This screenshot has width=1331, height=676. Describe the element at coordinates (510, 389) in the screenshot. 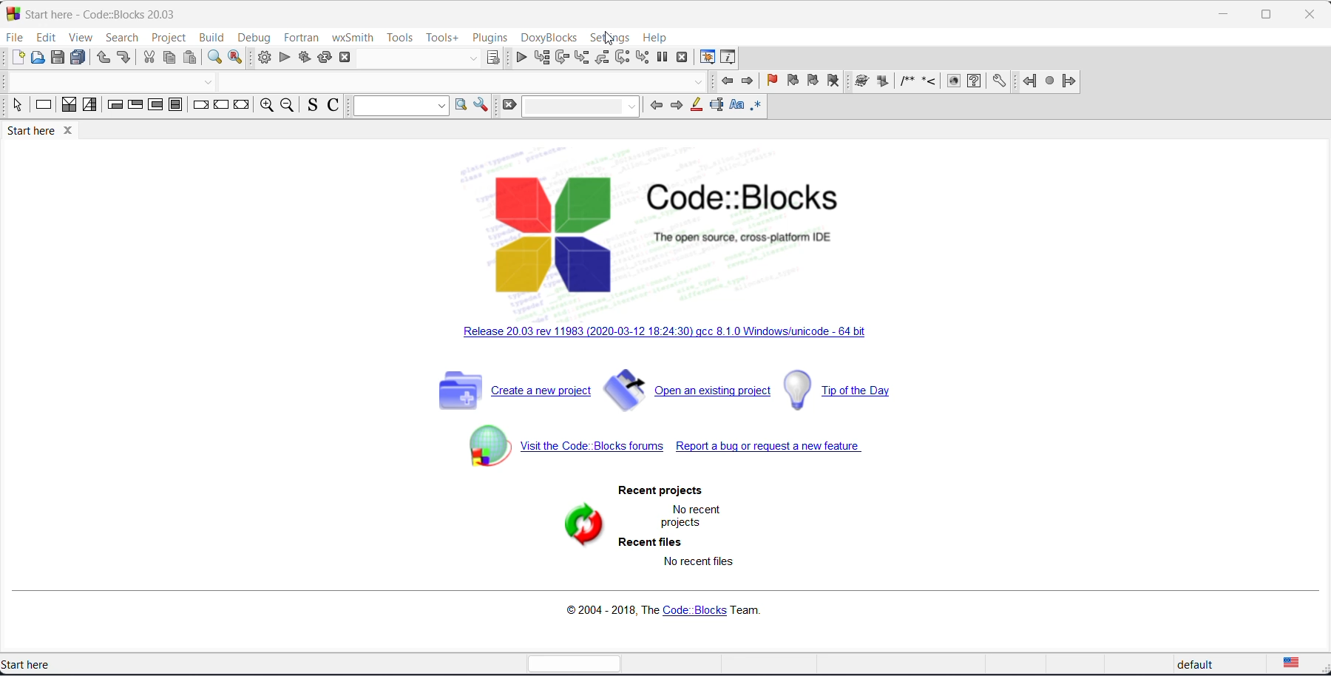

I see `create new project` at that location.